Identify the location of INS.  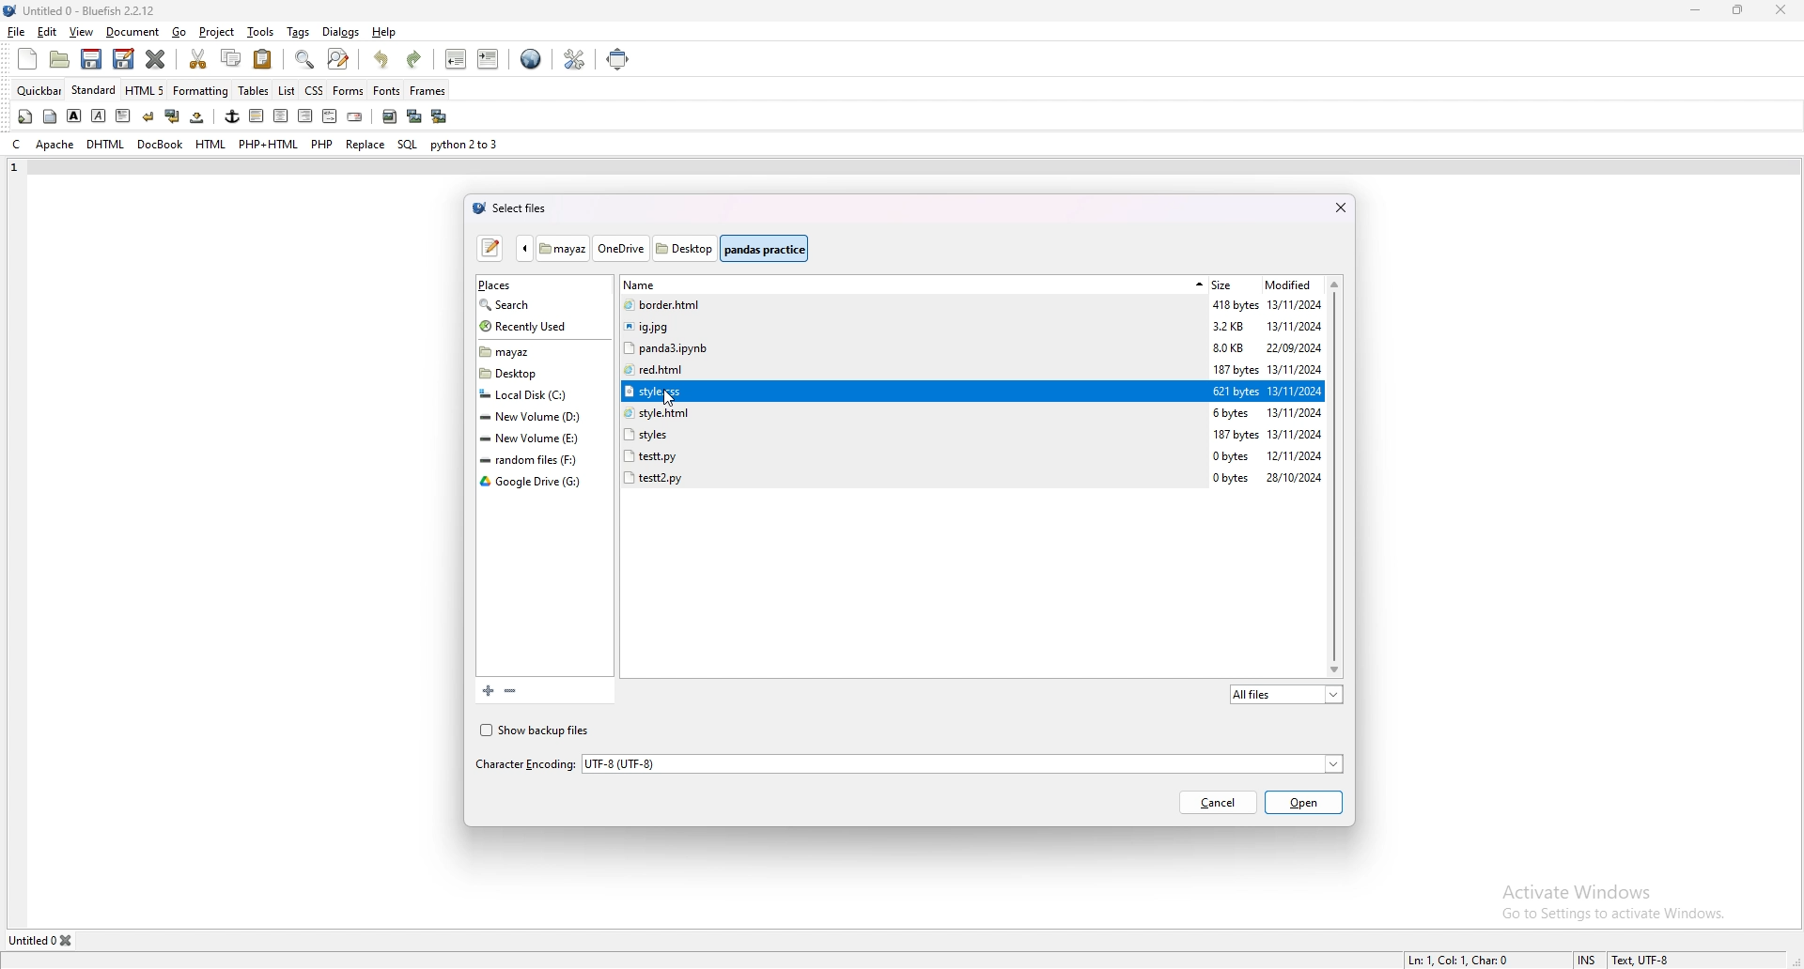
(1590, 960).